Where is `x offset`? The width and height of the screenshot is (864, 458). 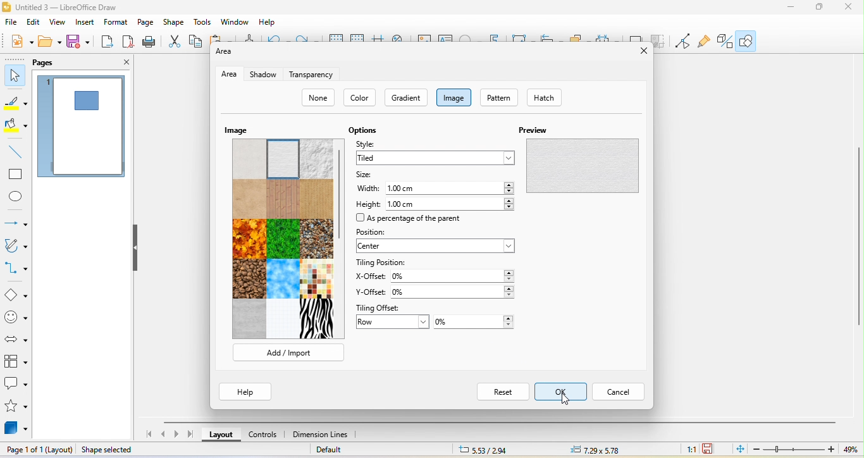 x offset is located at coordinates (370, 277).